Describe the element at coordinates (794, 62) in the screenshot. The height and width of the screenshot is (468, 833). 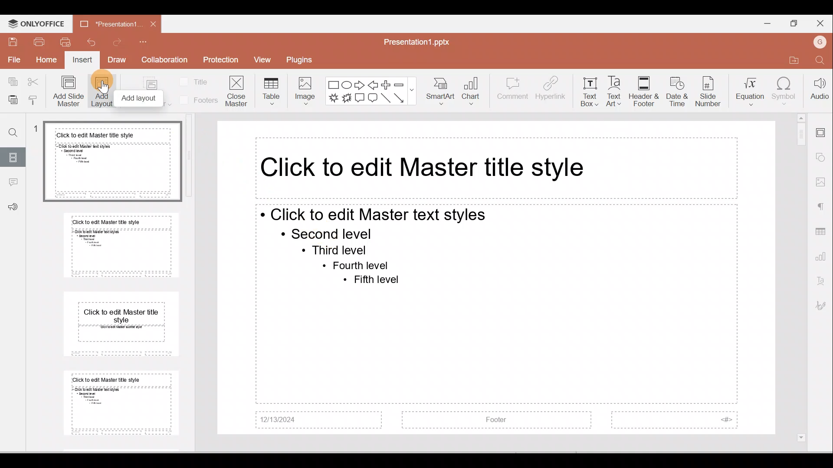
I see `Open file location` at that location.